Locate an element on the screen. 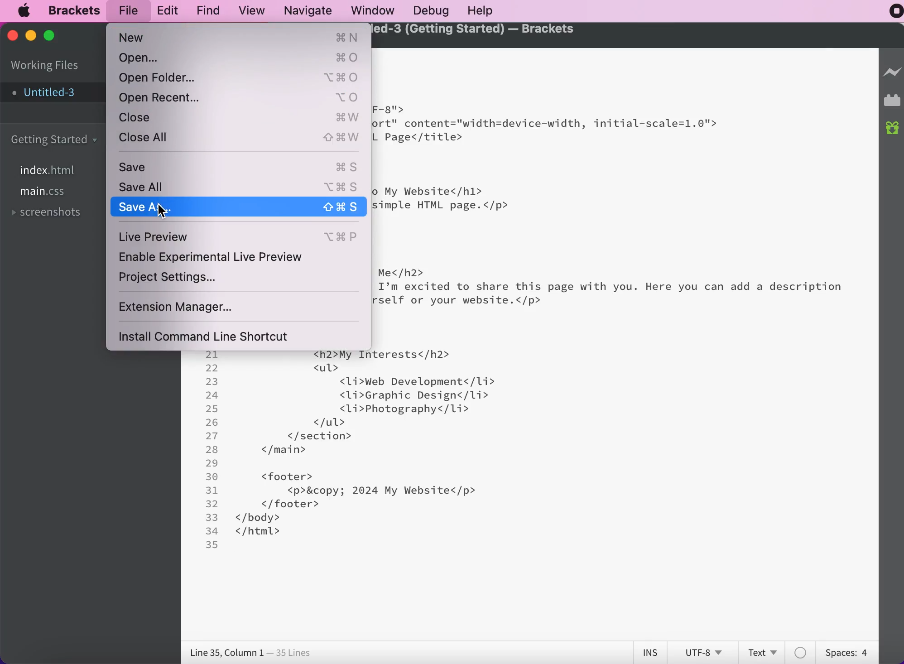  open folder is located at coordinates (239, 78).